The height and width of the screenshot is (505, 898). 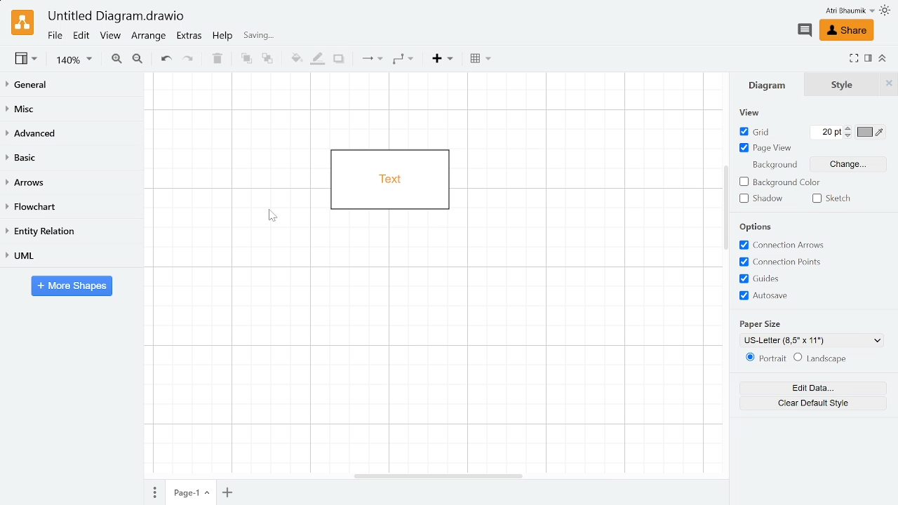 What do you see at coordinates (726, 210) in the screenshot?
I see `Vertical scrollbar` at bounding box center [726, 210].